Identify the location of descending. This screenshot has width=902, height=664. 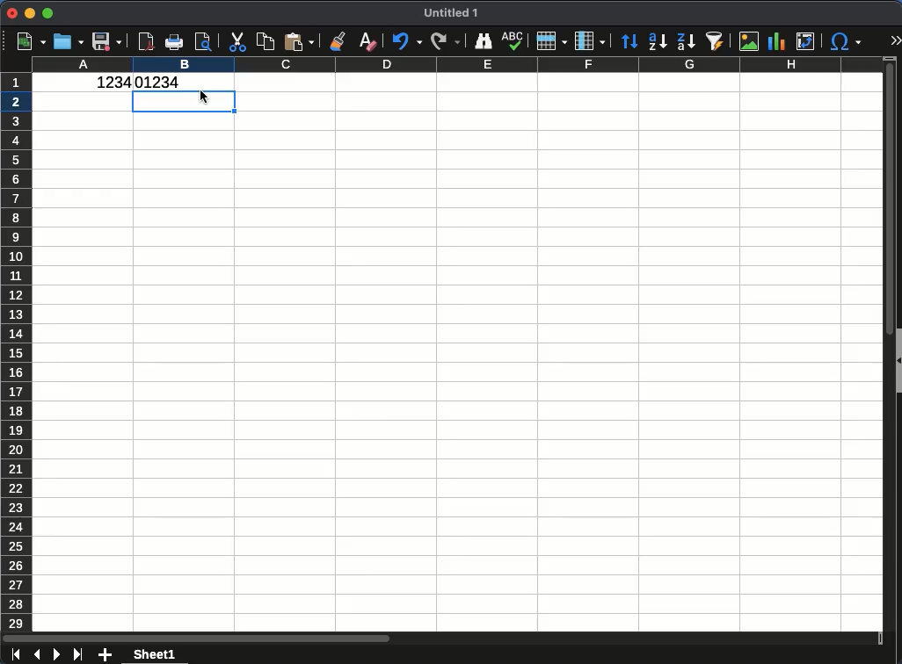
(686, 42).